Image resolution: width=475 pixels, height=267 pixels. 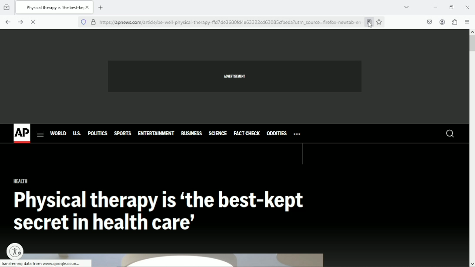 I want to click on save to pocket, so click(x=429, y=22).